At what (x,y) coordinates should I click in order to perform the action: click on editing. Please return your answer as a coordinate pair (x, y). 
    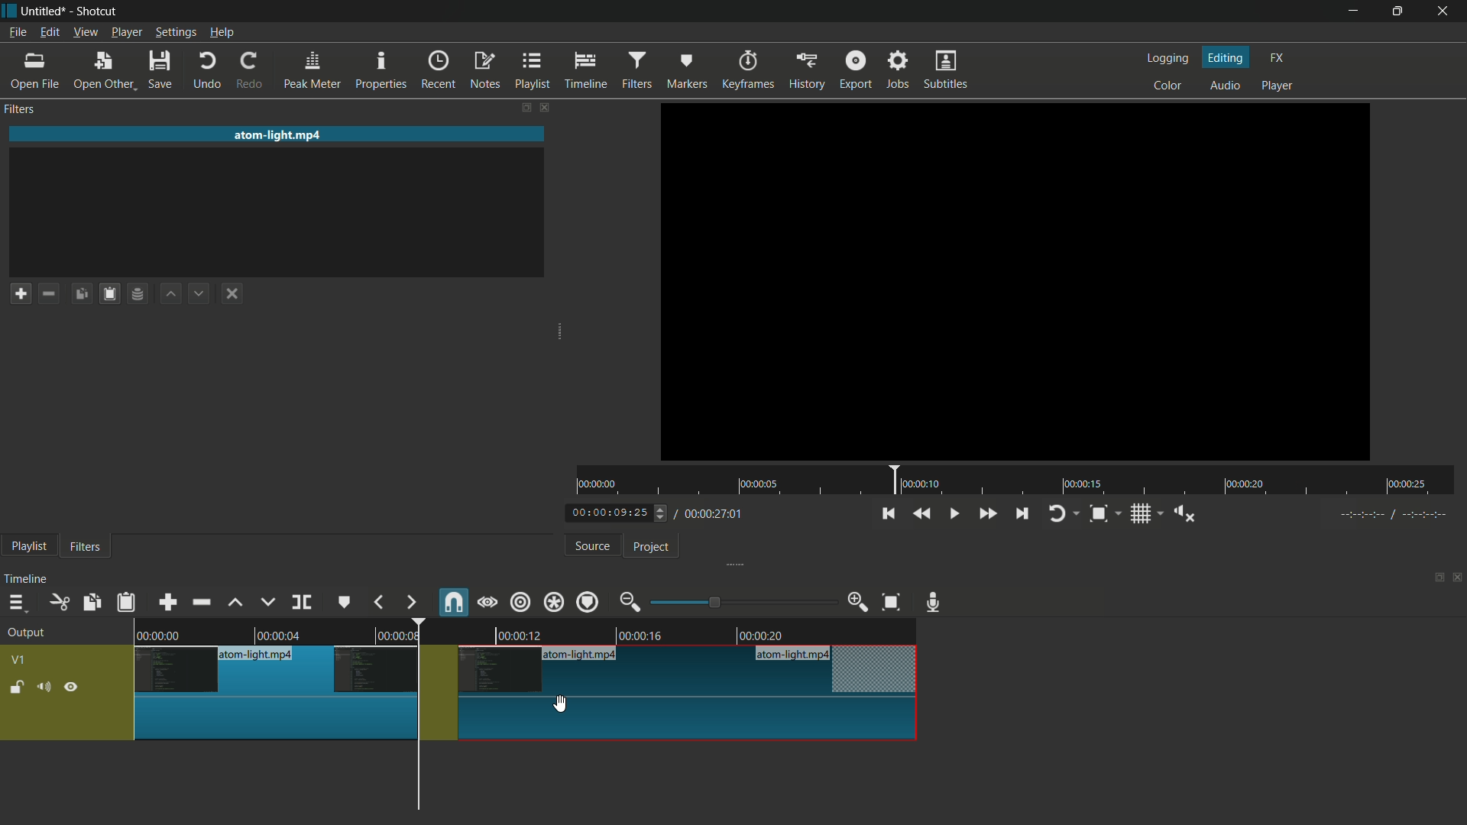
    Looking at the image, I should click on (1226, 57).